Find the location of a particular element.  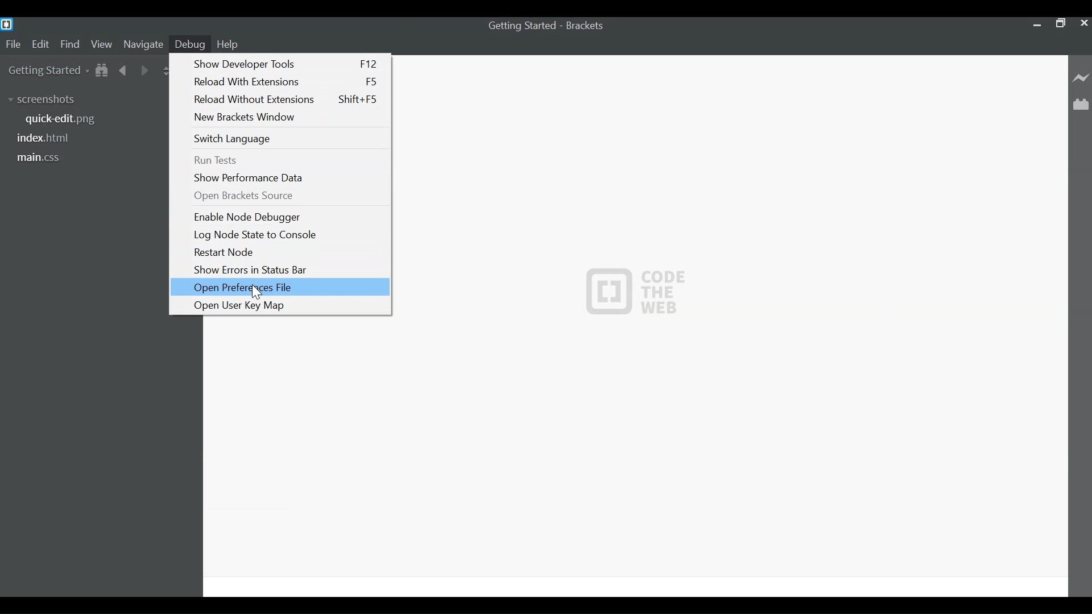

Find is located at coordinates (70, 45).